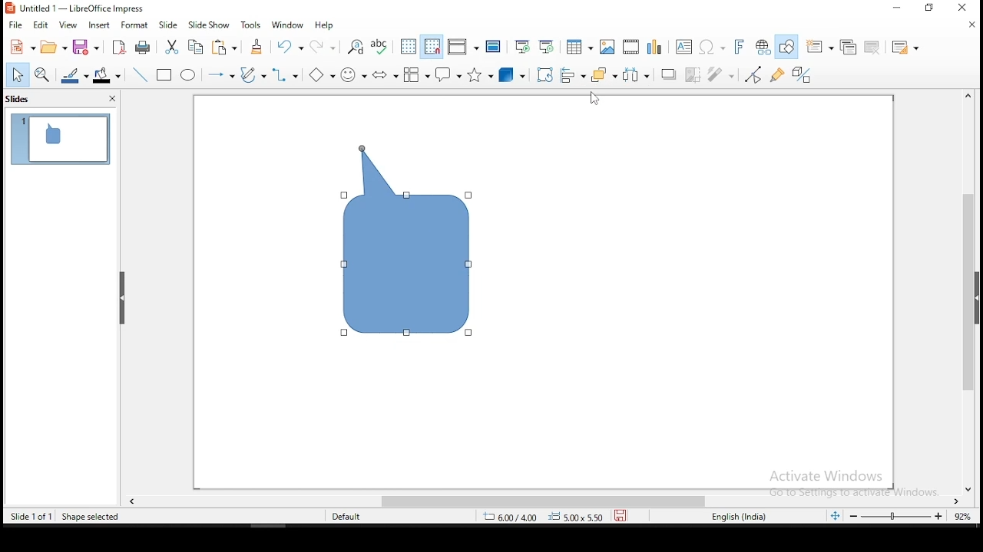 Image resolution: width=983 pixels, height=552 pixels. What do you see at coordinates (225, 48) in the screenshot?
I see `paste` at bounding box center [225, 48].